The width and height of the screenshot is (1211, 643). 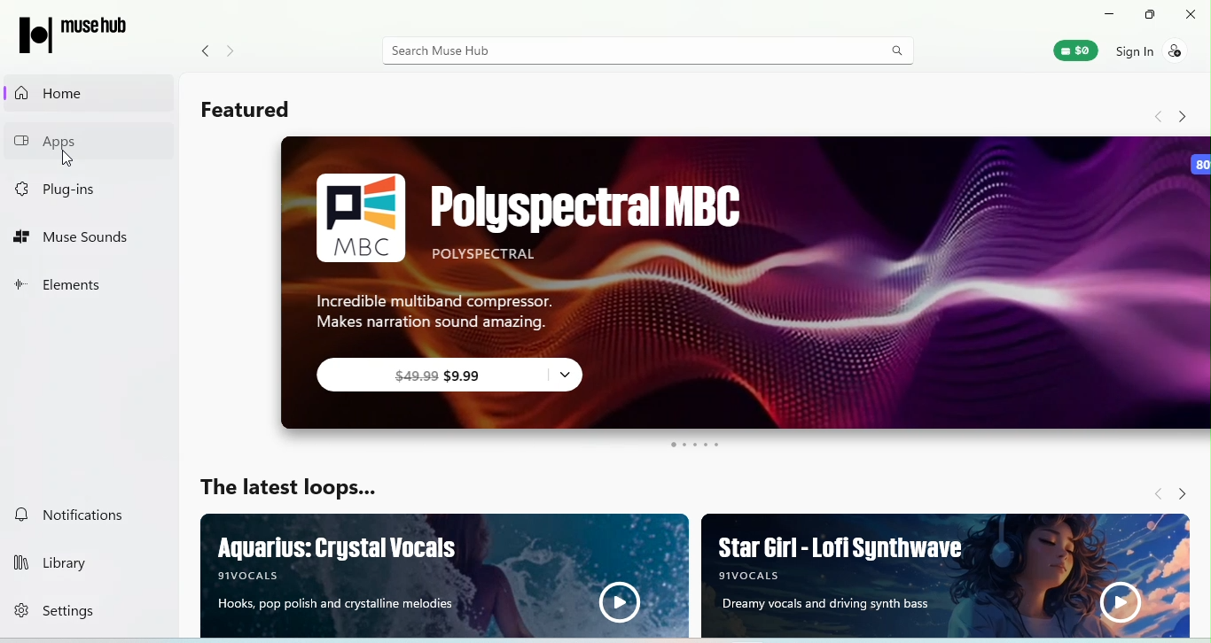 What do you see at coordinates (946, 575) in the screenshot?
I see `Star 6irl - Lofi Synthwave 91vOCALS Dreamy vocals and driving synth bass.` at bounding box center [946, 575].